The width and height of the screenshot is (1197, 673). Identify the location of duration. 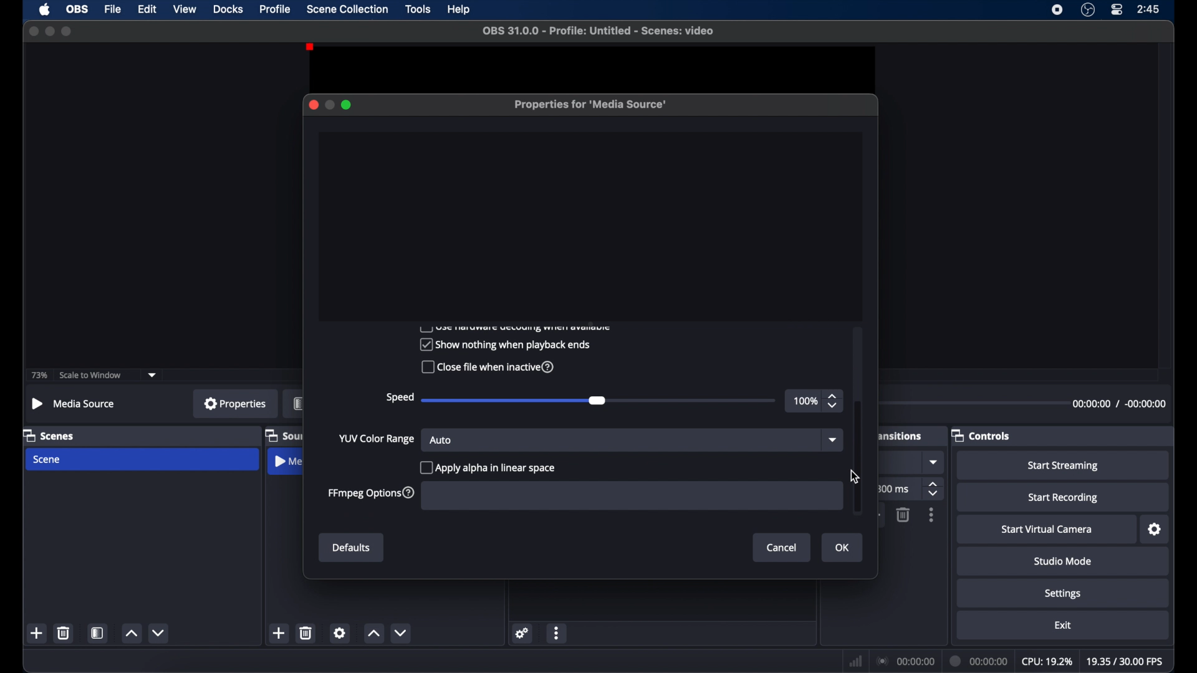
(1119, 403).